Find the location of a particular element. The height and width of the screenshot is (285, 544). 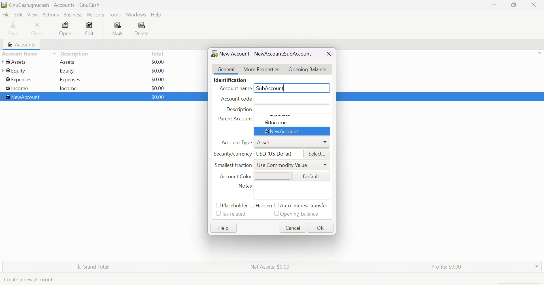

New Account is located at coordinates (23, 97).